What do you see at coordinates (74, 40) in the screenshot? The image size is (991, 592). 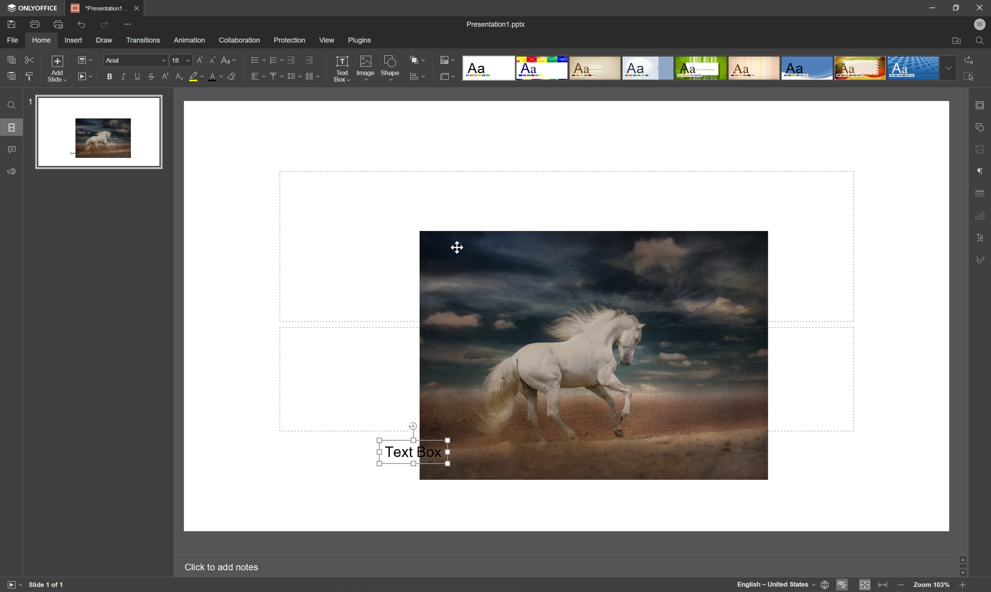 I see `Insert` at bounding box center [74, 40].